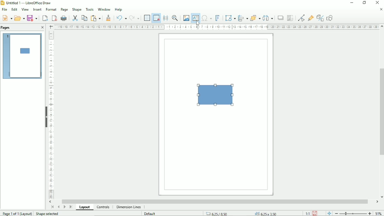 The image size is (384, 216). What do you see at coordinates (377, 3) in the screenshot?
I see `Close` at bounding box center [377, 3].